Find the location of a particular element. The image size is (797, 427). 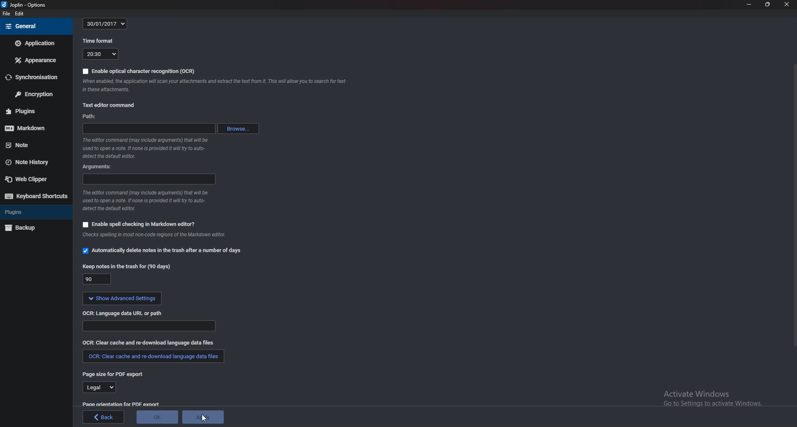

Time format is located at coordinates (100, 41).